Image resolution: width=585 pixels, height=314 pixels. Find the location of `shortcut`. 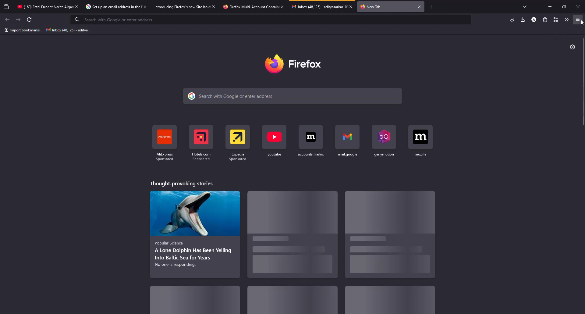

shortcut is located at coordinates (239, 141).